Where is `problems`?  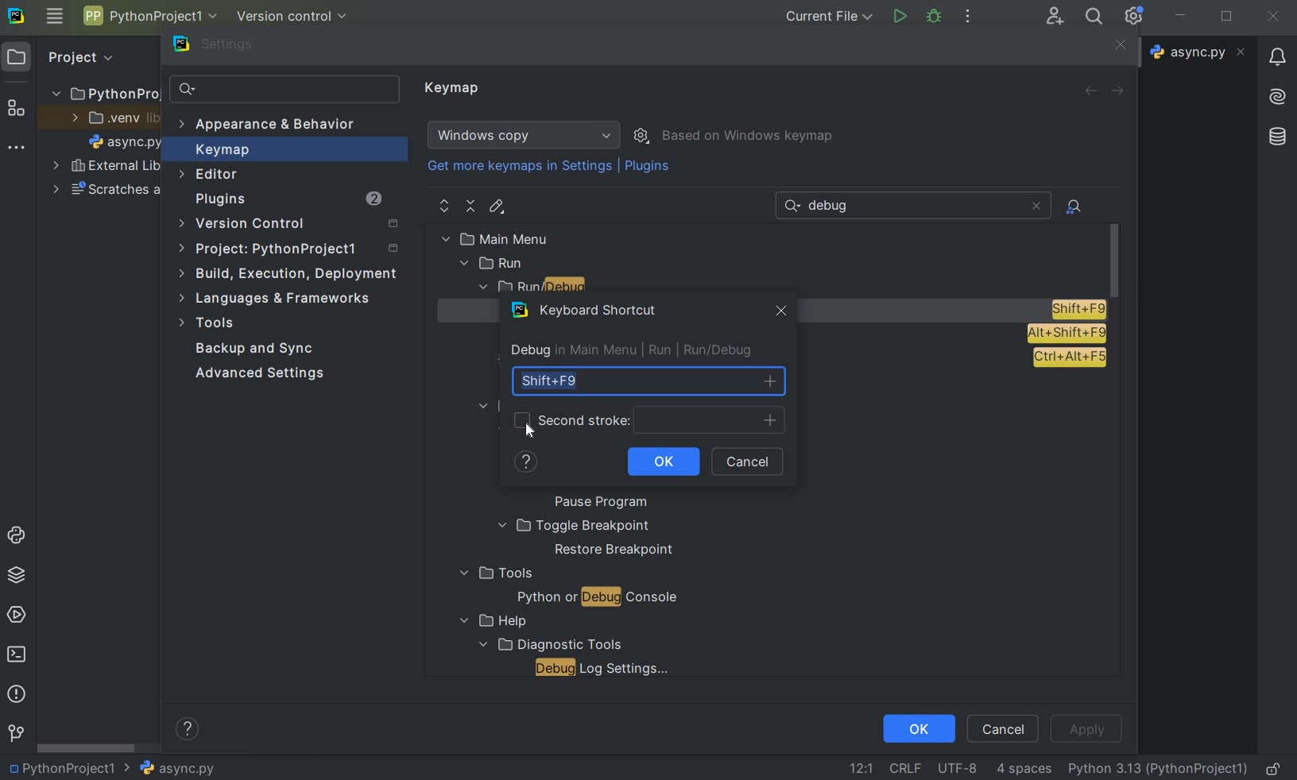
problems is located at coordinates (15, 693).